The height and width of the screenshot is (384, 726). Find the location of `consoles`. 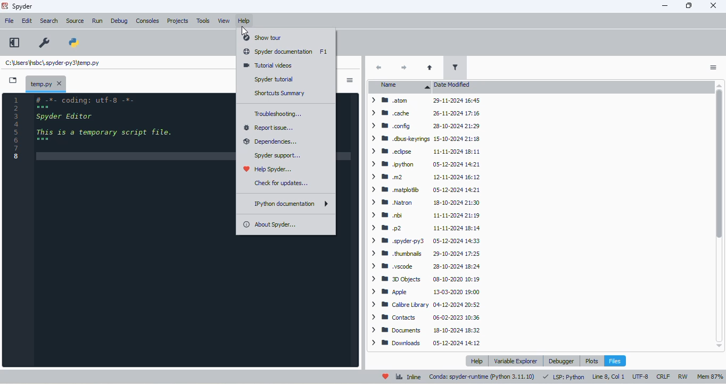

consoles is located at coordinates (148, 21).